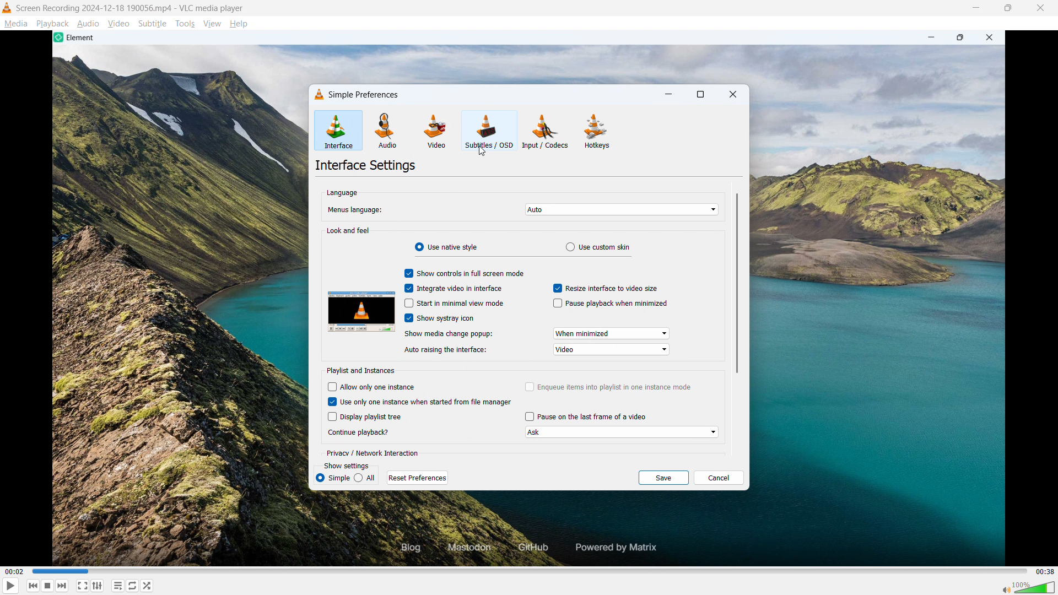  What do you see at coordinates (366, 477) in the screenshot?
I see `all` at bounding box center [366, 477].